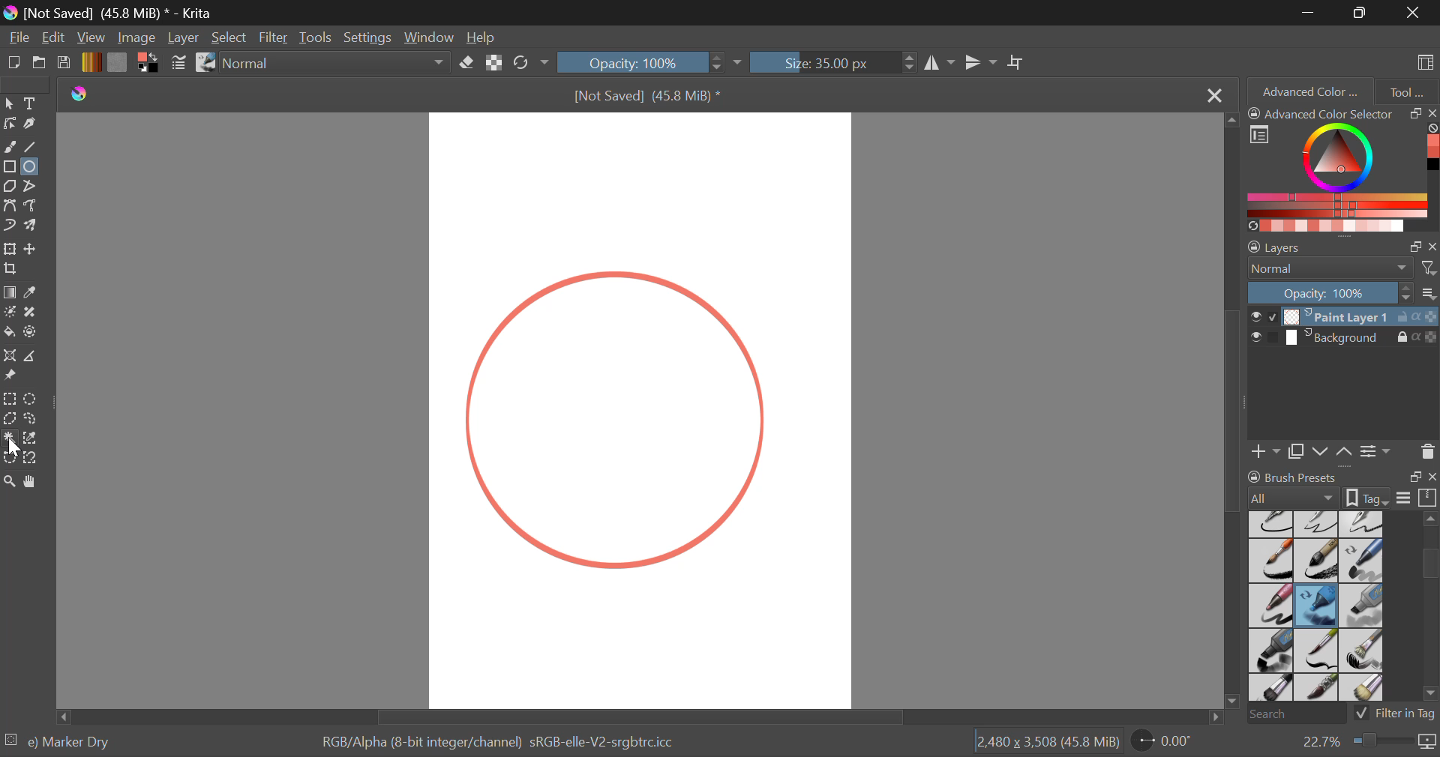 This screenshot has width=1440, height=757. Describe the element at coordinates (34, 293) in the screenshot. I see `Eyedropper` at that location.